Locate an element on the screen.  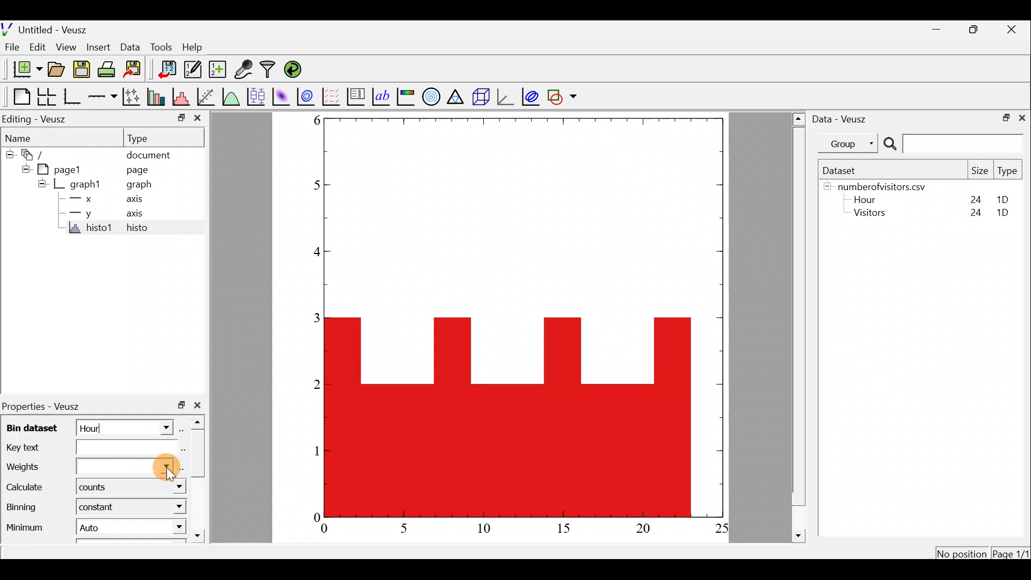
add a shape to the plot is located at coordinates (563, 97).